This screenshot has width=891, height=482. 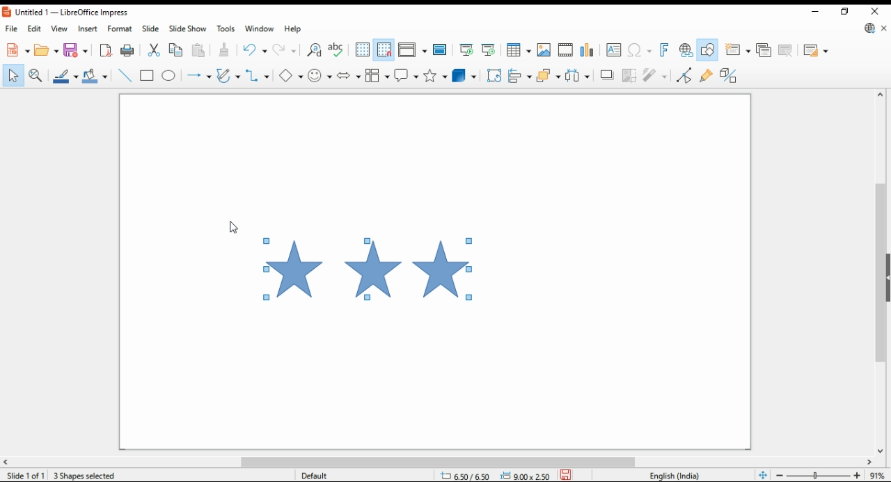 I want to click on insert tables, so click(x=519, y=49).